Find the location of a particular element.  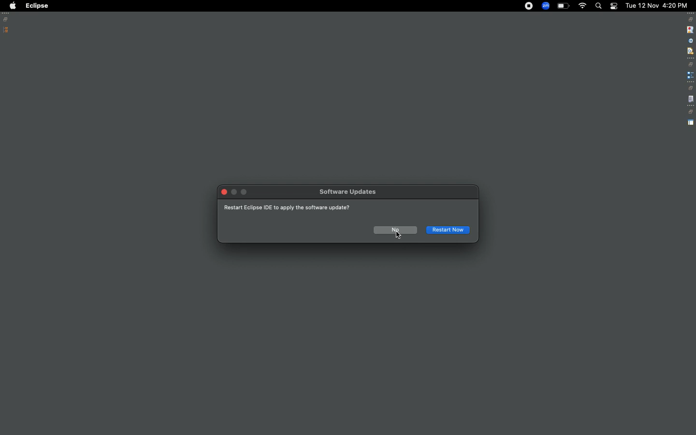

file is located at coordinates (691, 100).